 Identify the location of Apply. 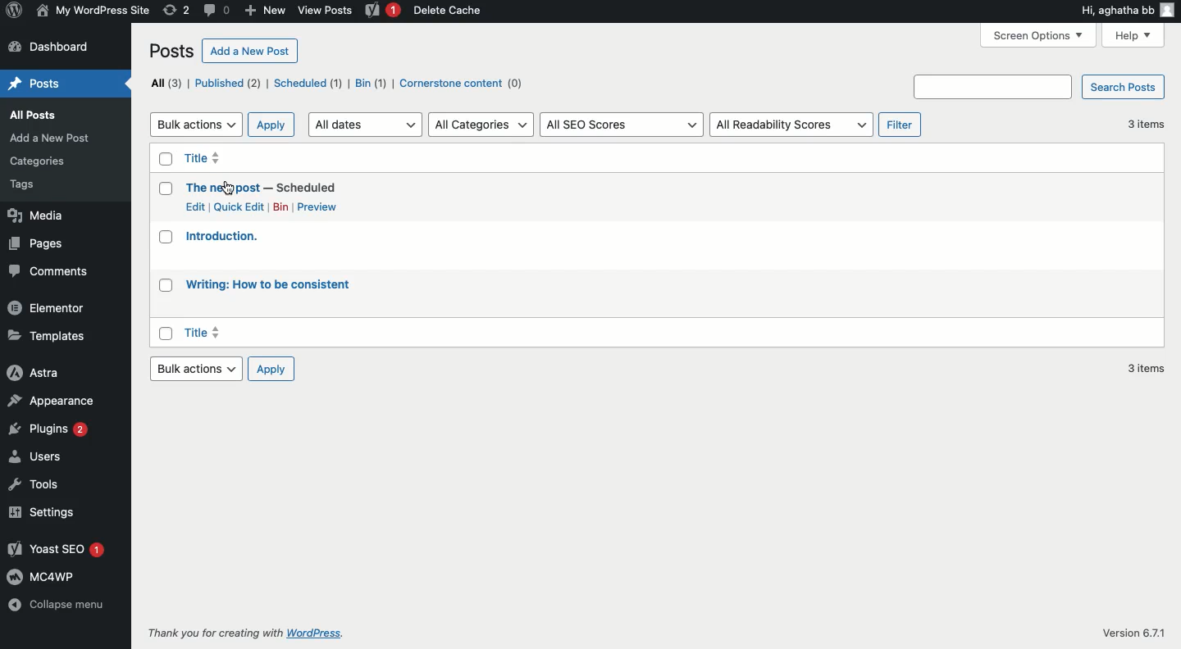
(272, 125).